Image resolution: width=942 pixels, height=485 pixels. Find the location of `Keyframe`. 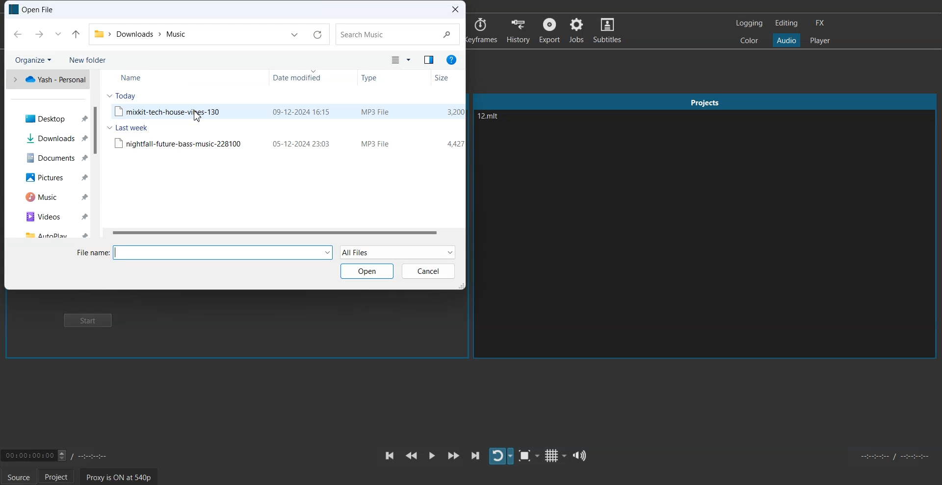

Keyframe is located at coordinates (482, 30).